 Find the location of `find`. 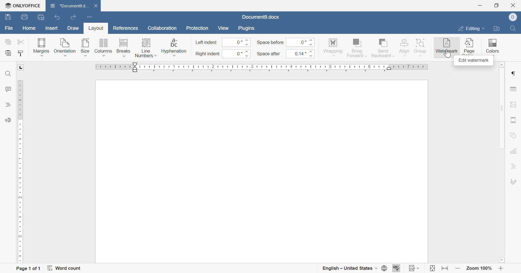

find is located at coordinates (8, 74).